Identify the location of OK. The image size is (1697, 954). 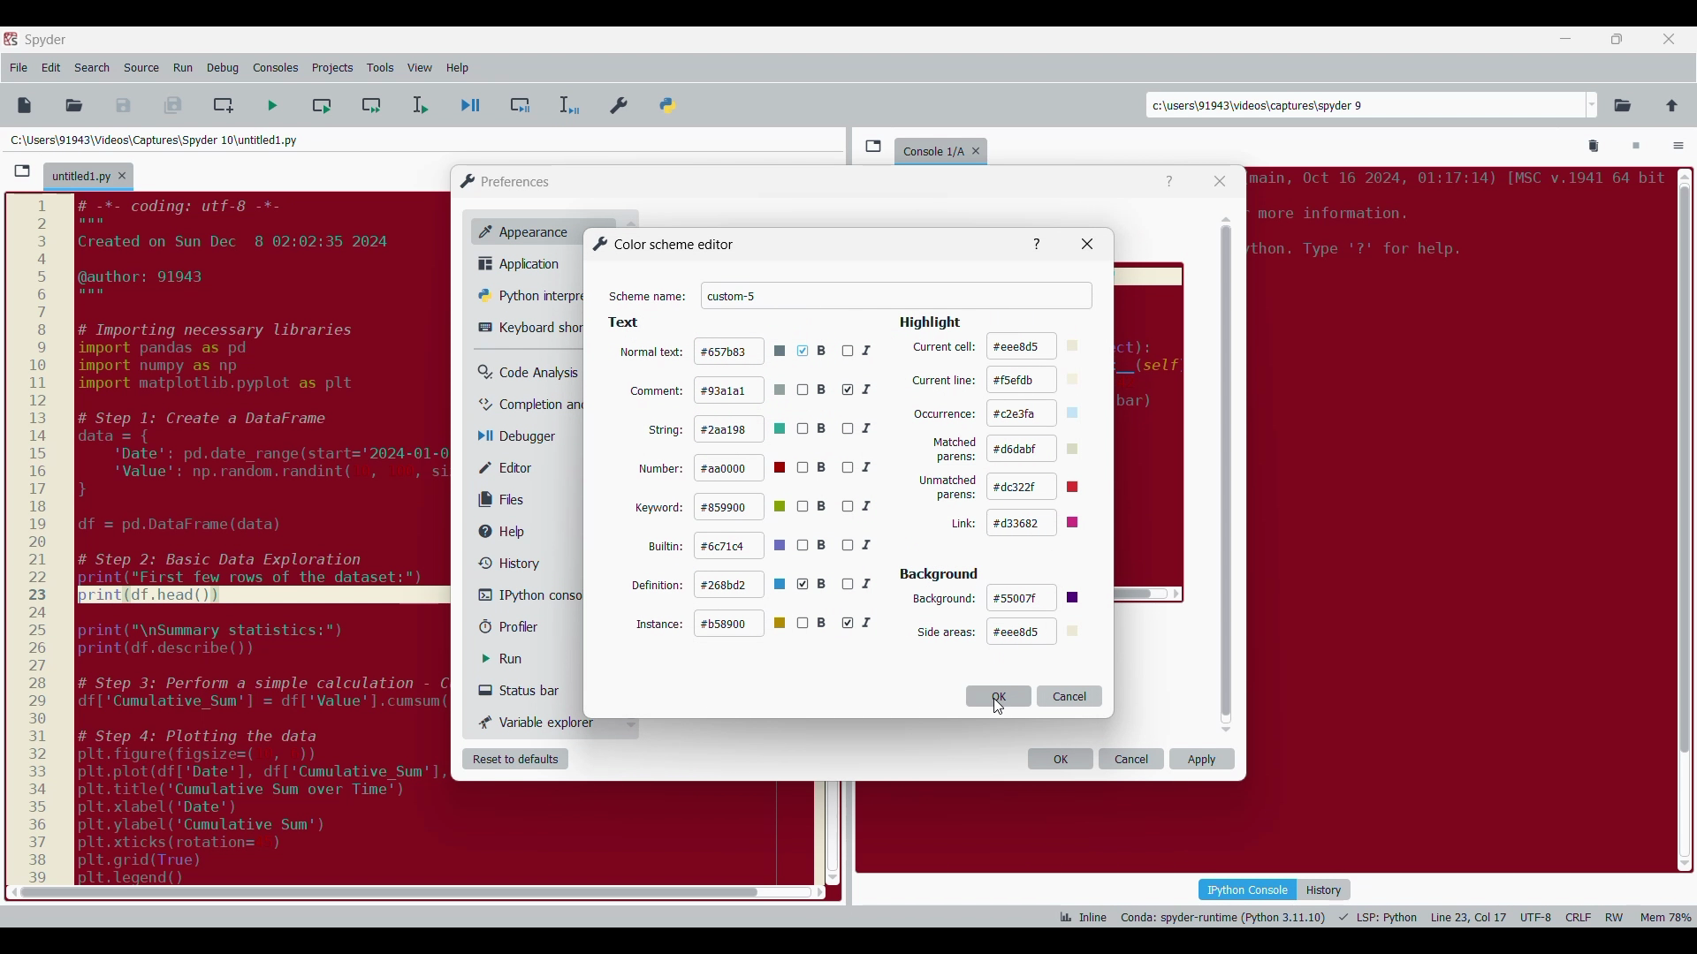
(1061, 759).